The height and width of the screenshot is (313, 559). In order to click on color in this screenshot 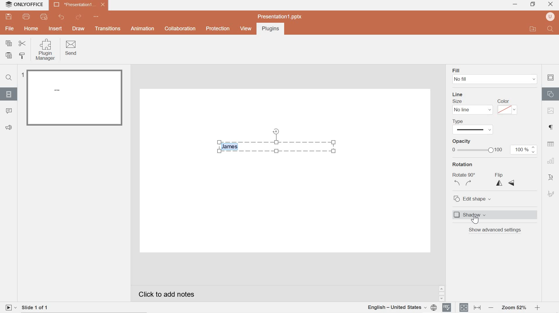, I will do `click(507, 106)`.